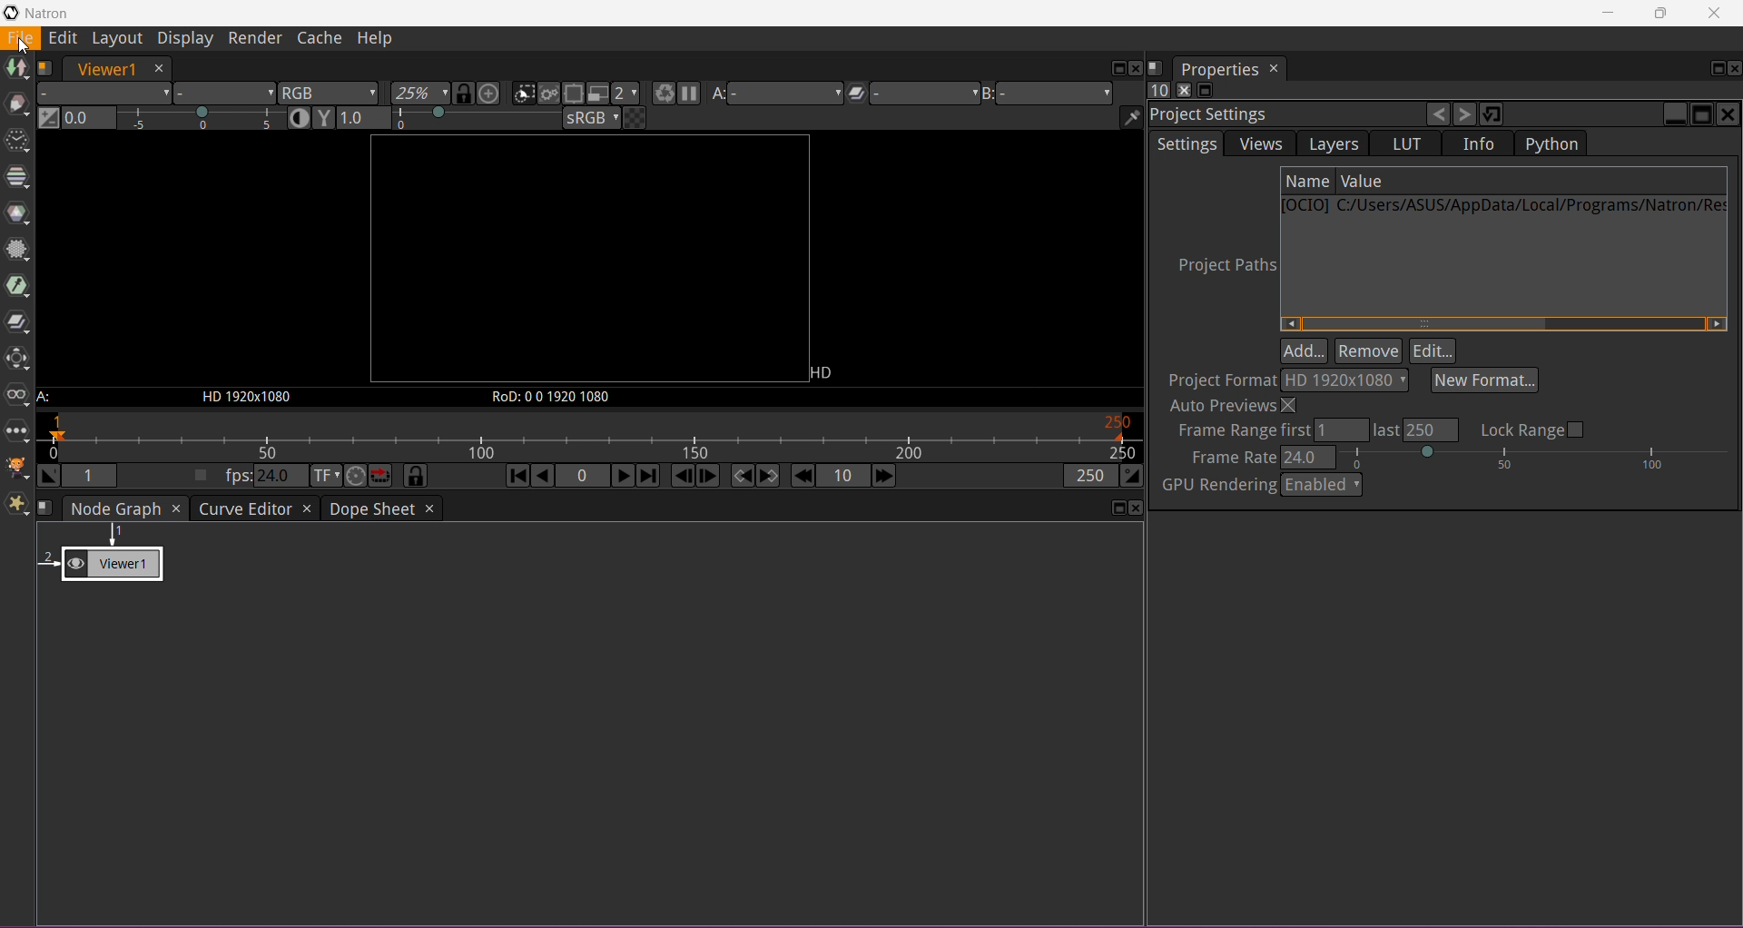 This screenshot has width=1743, height=928. I want to click on Help, so click(380, 38).